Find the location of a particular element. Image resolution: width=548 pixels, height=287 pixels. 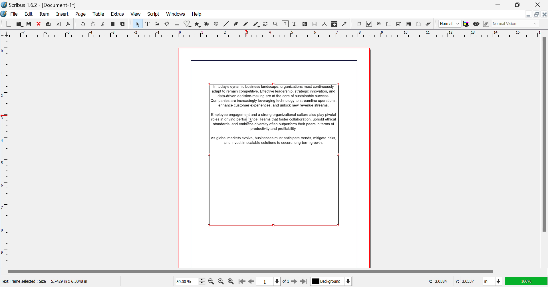

Visual Appearance of display is located at coordinates (515, 24).